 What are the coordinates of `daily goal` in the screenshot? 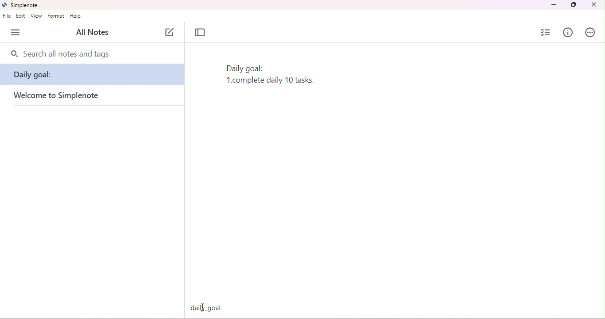 It's located at (93, 76).